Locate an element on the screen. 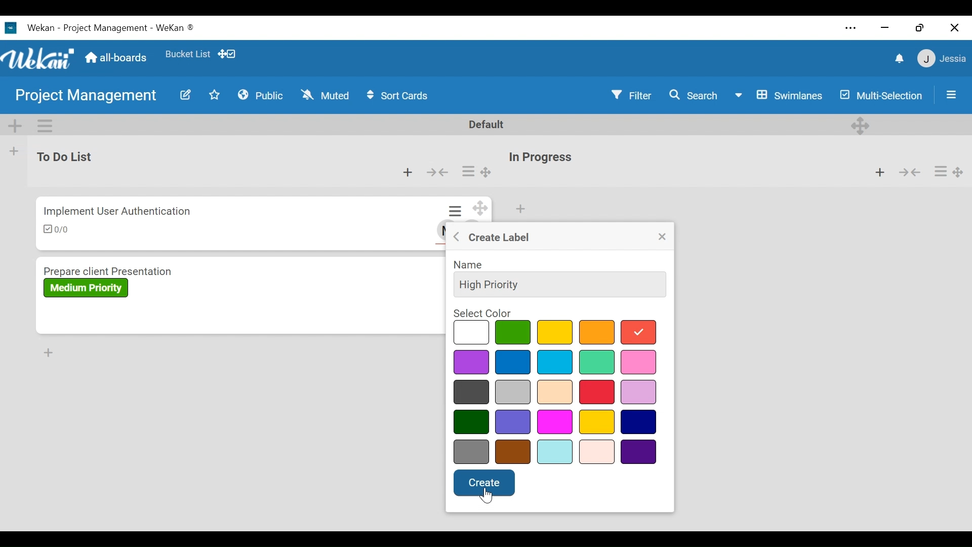 Image resolution: width=972 pixels, height=547 pixels. create is located at coordinates (485, 482).